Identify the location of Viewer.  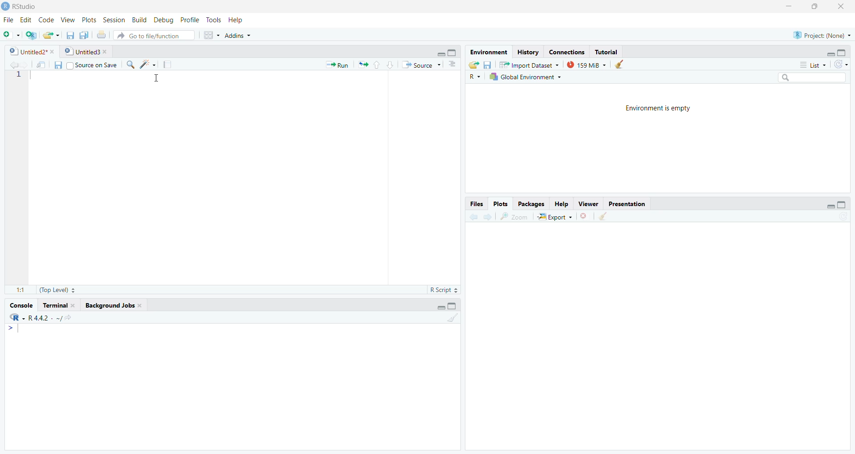
(590, 204).